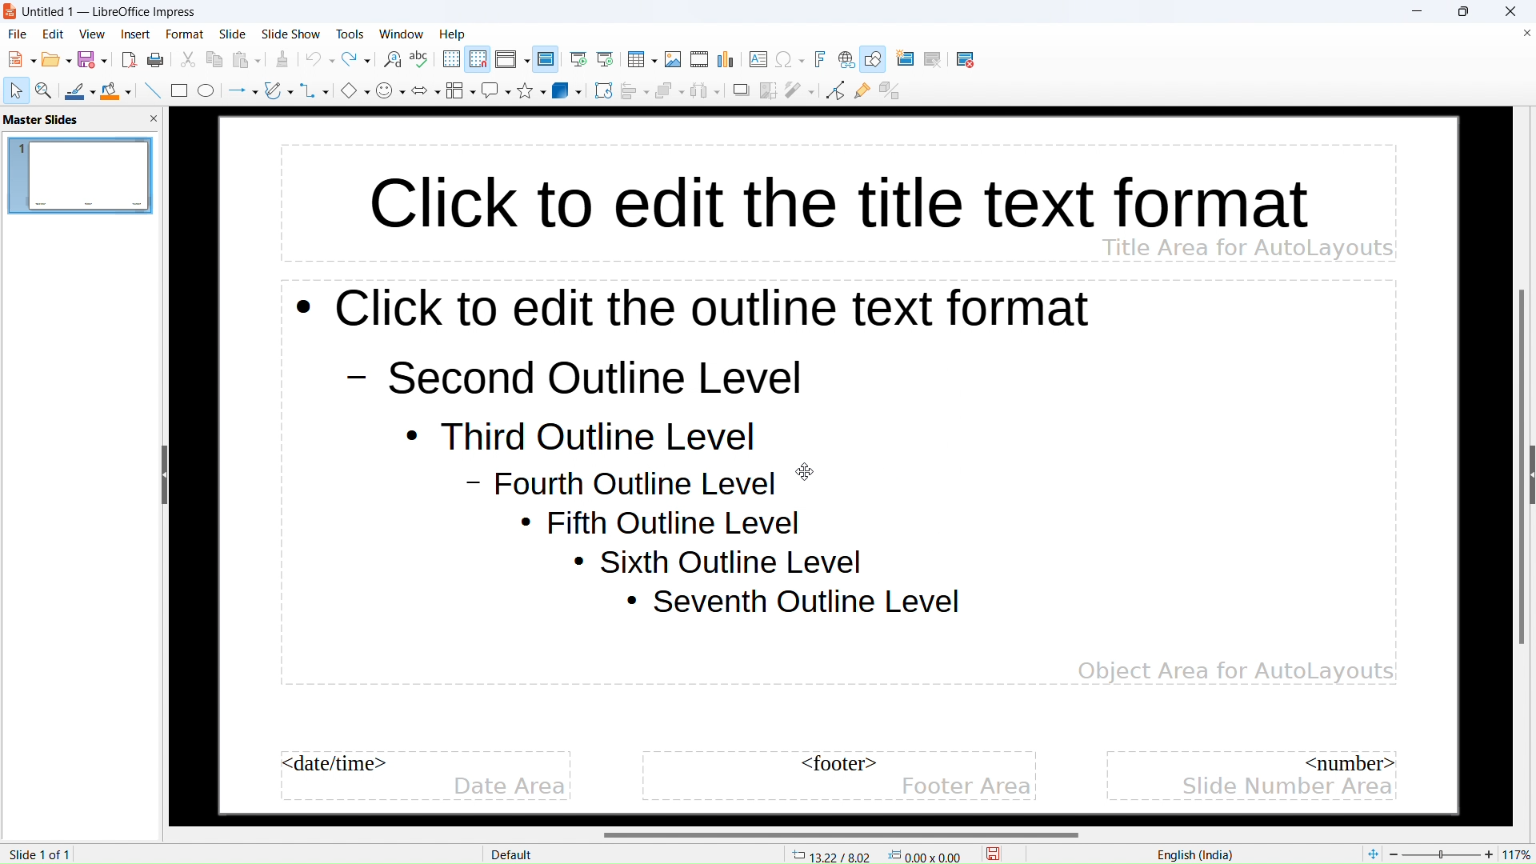  What do you see at coordinates (319, 59) in the screenshot?
I see `undo` at bounding box center [319, 59].